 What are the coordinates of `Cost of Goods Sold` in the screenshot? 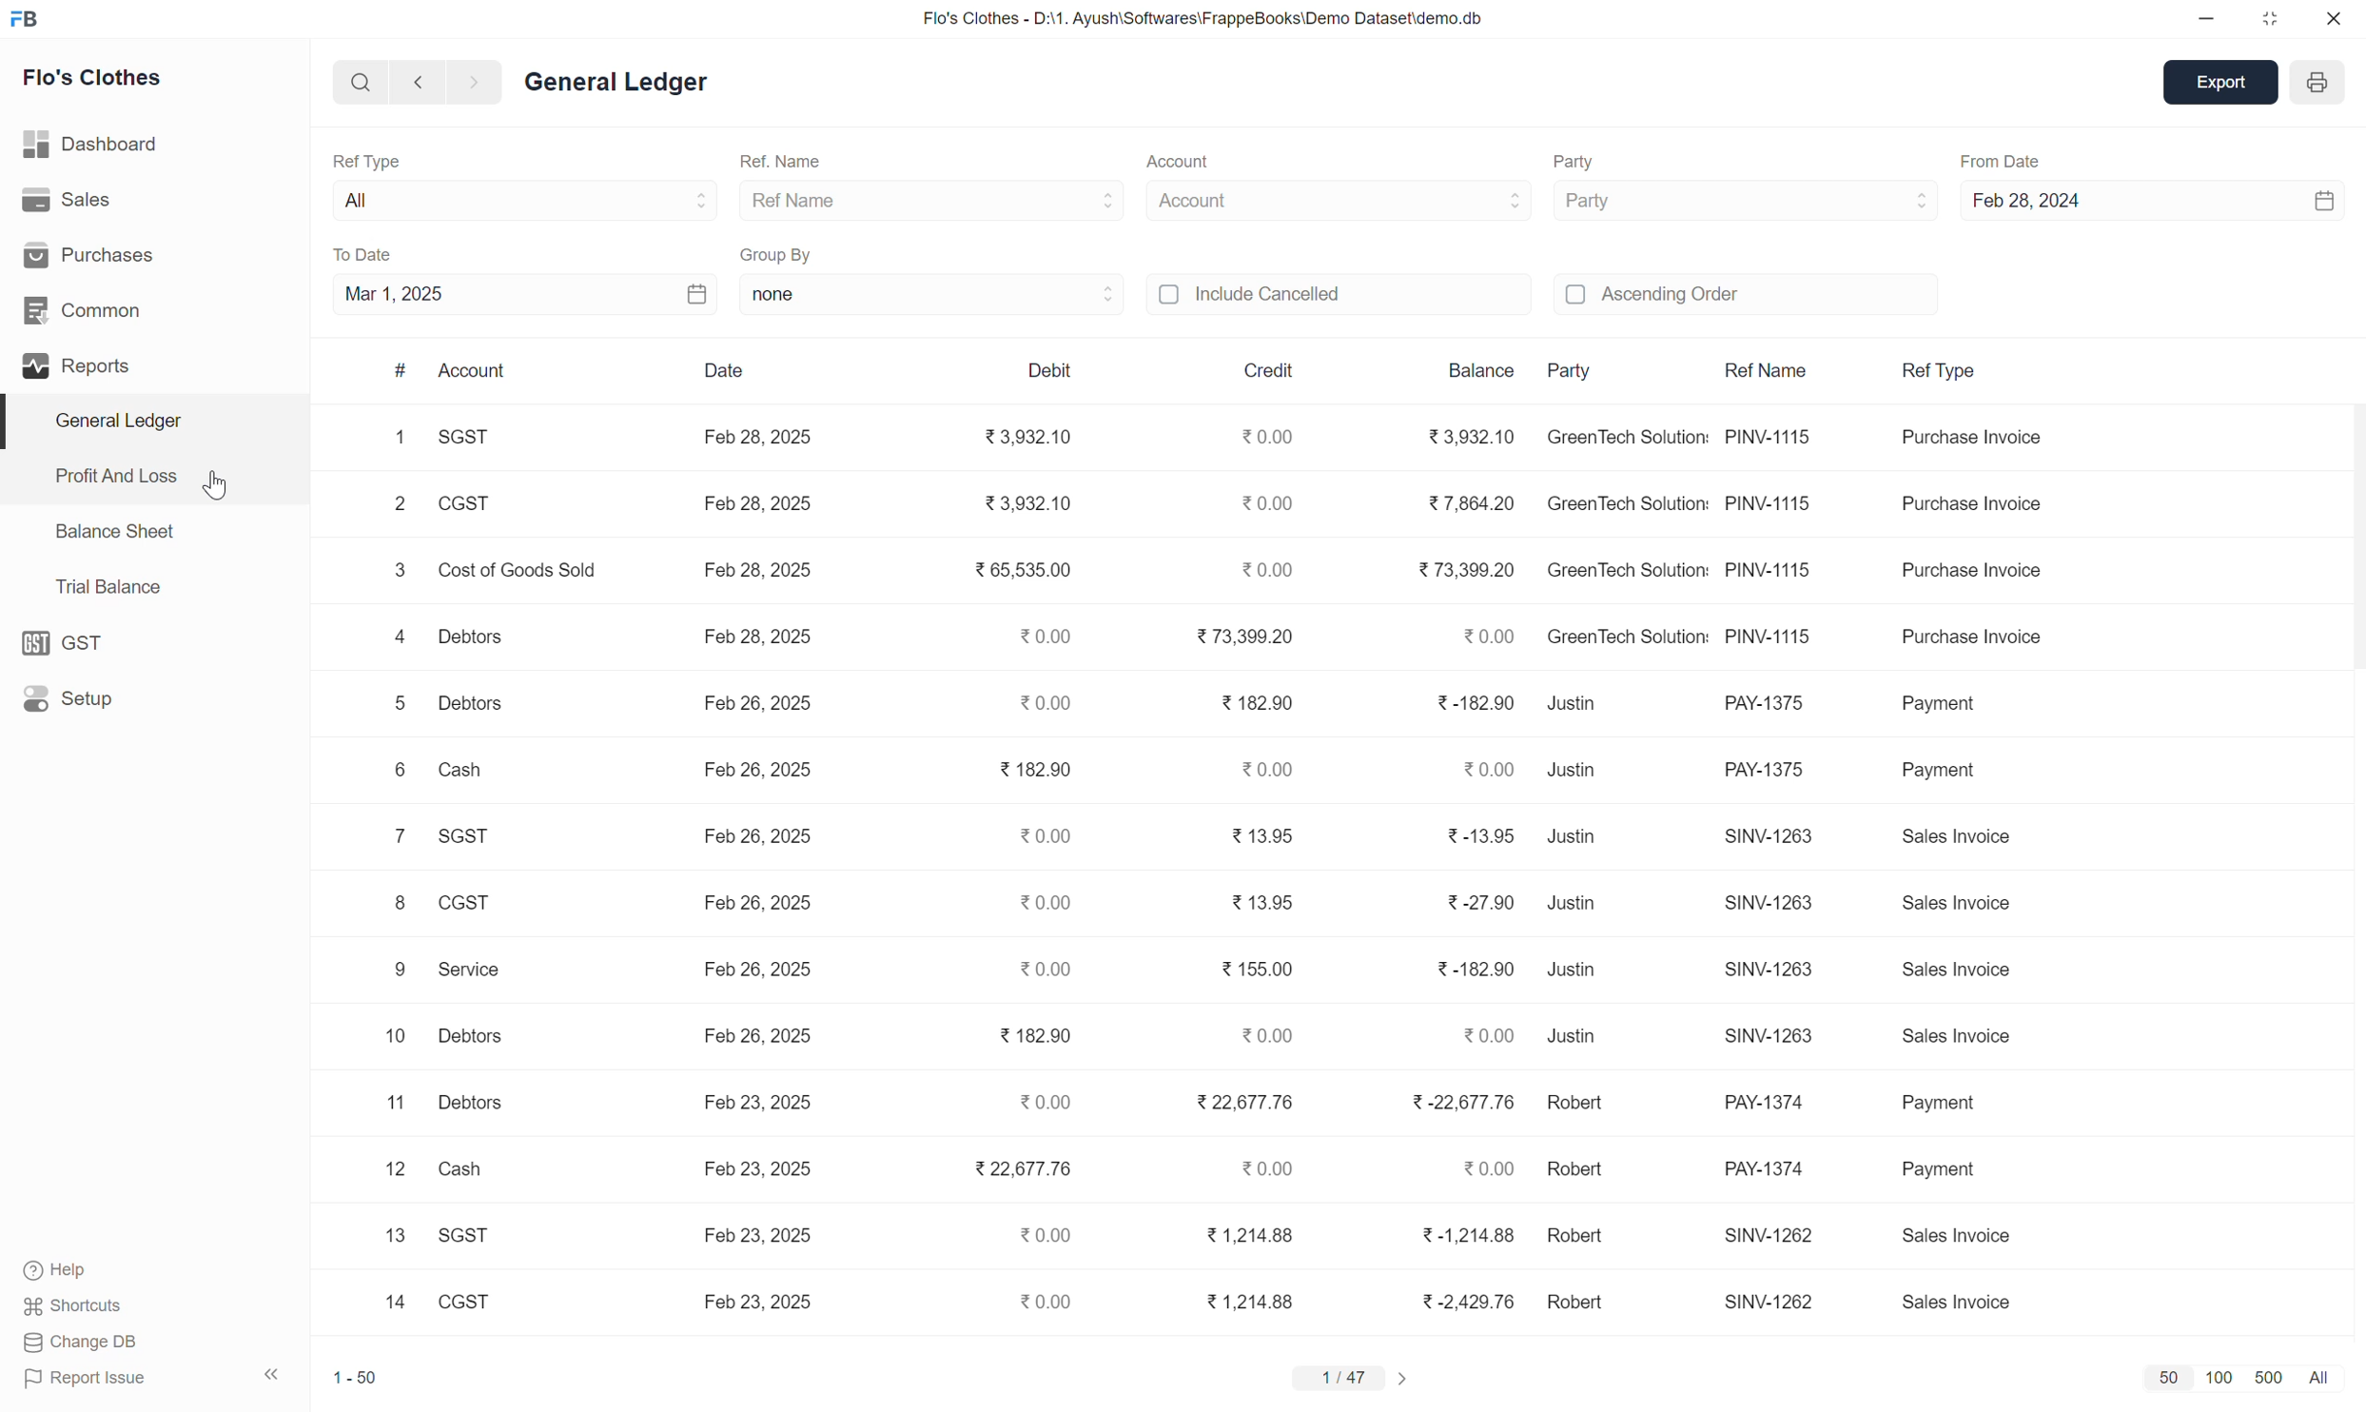 It's located at (518, 571).